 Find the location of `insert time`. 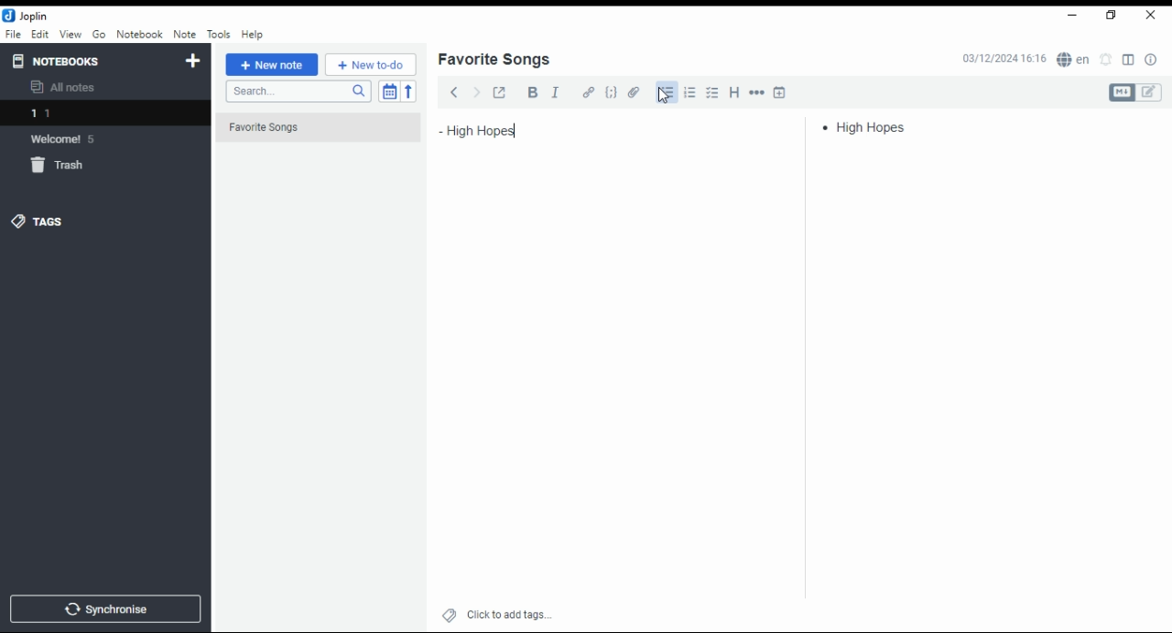

insert time is located at coordinates (780, 91).